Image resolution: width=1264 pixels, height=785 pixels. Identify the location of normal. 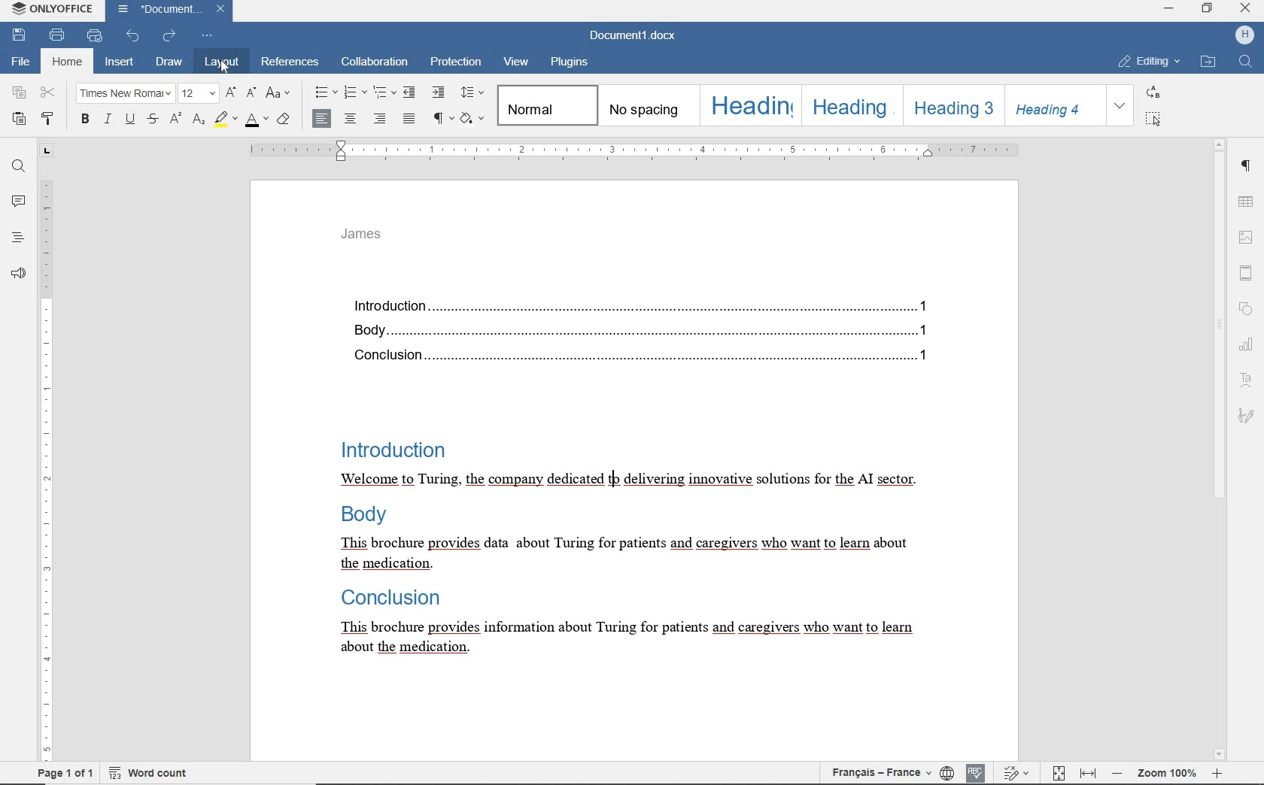
(546, 104).